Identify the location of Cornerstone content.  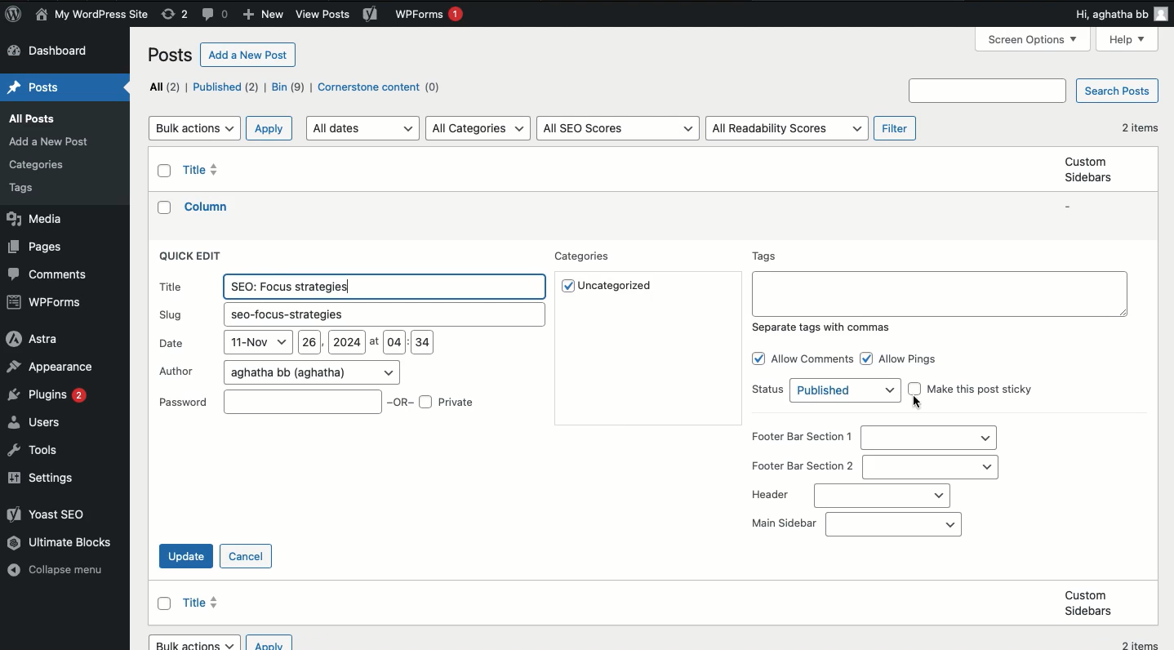
(382, 88).